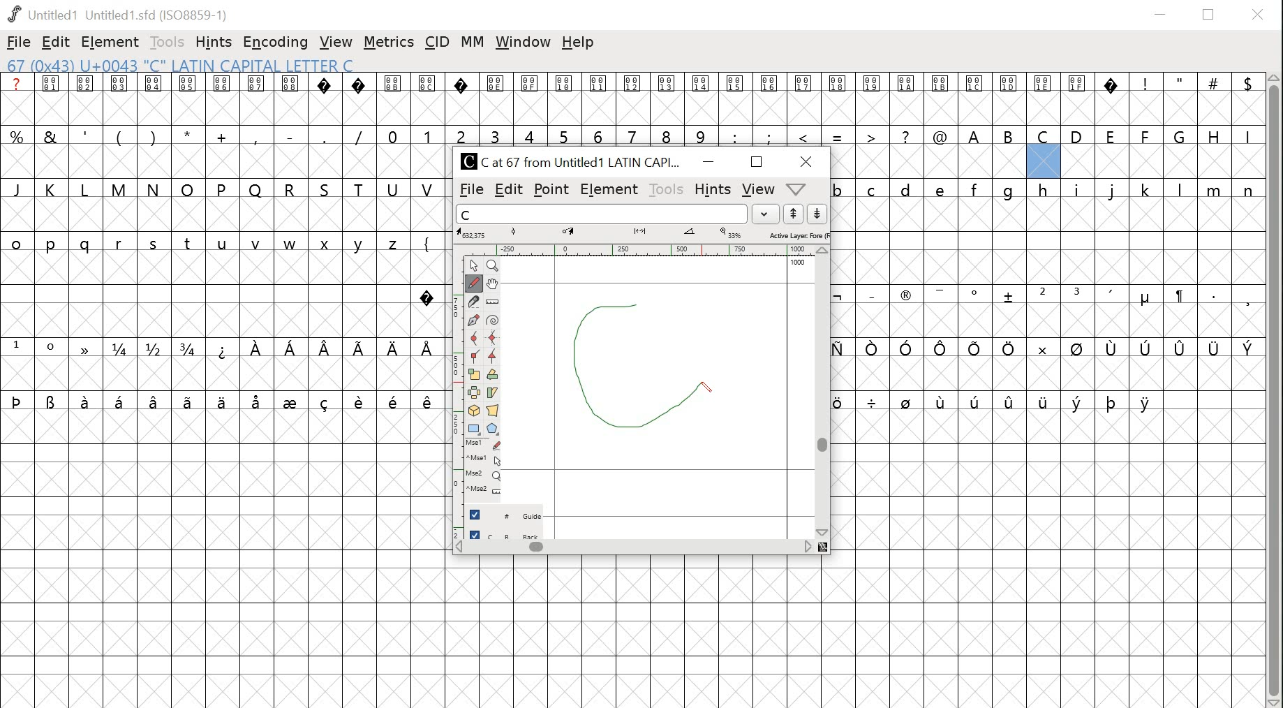 This screenshot has height=708, width=1283. I want to click on scrollbar, so click(634, 549).